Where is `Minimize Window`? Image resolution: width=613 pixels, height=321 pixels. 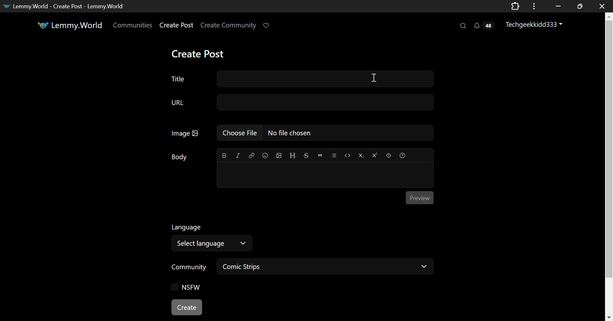
Minimize Window is located at coordinates (580, 6).